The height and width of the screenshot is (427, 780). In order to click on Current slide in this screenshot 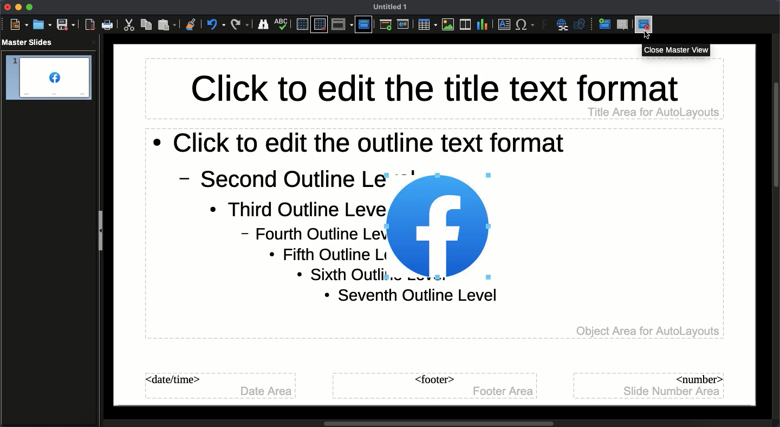, I will do `click(404, 26)`.